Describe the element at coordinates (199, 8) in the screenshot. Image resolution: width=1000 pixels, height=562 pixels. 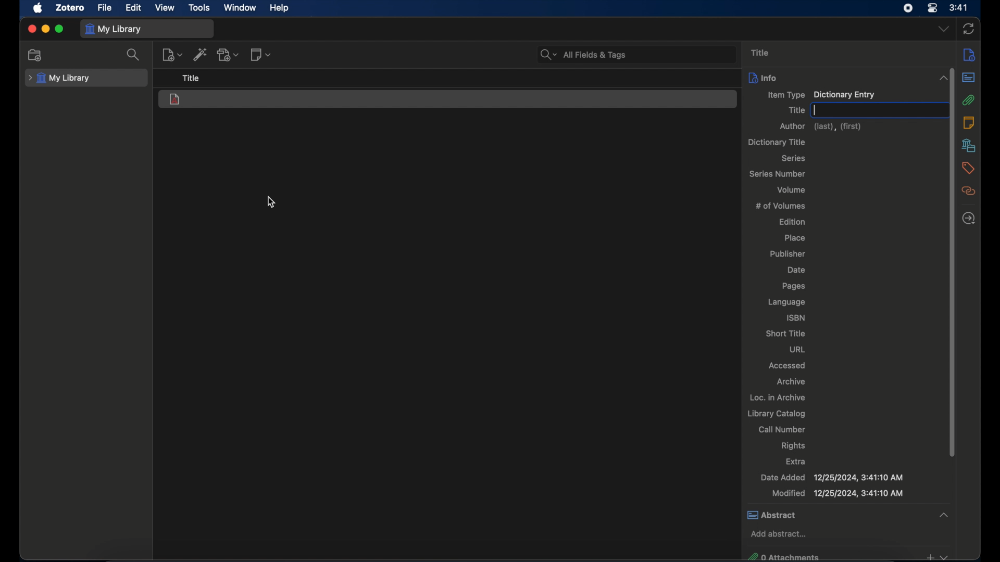
I see `tools` at that location.